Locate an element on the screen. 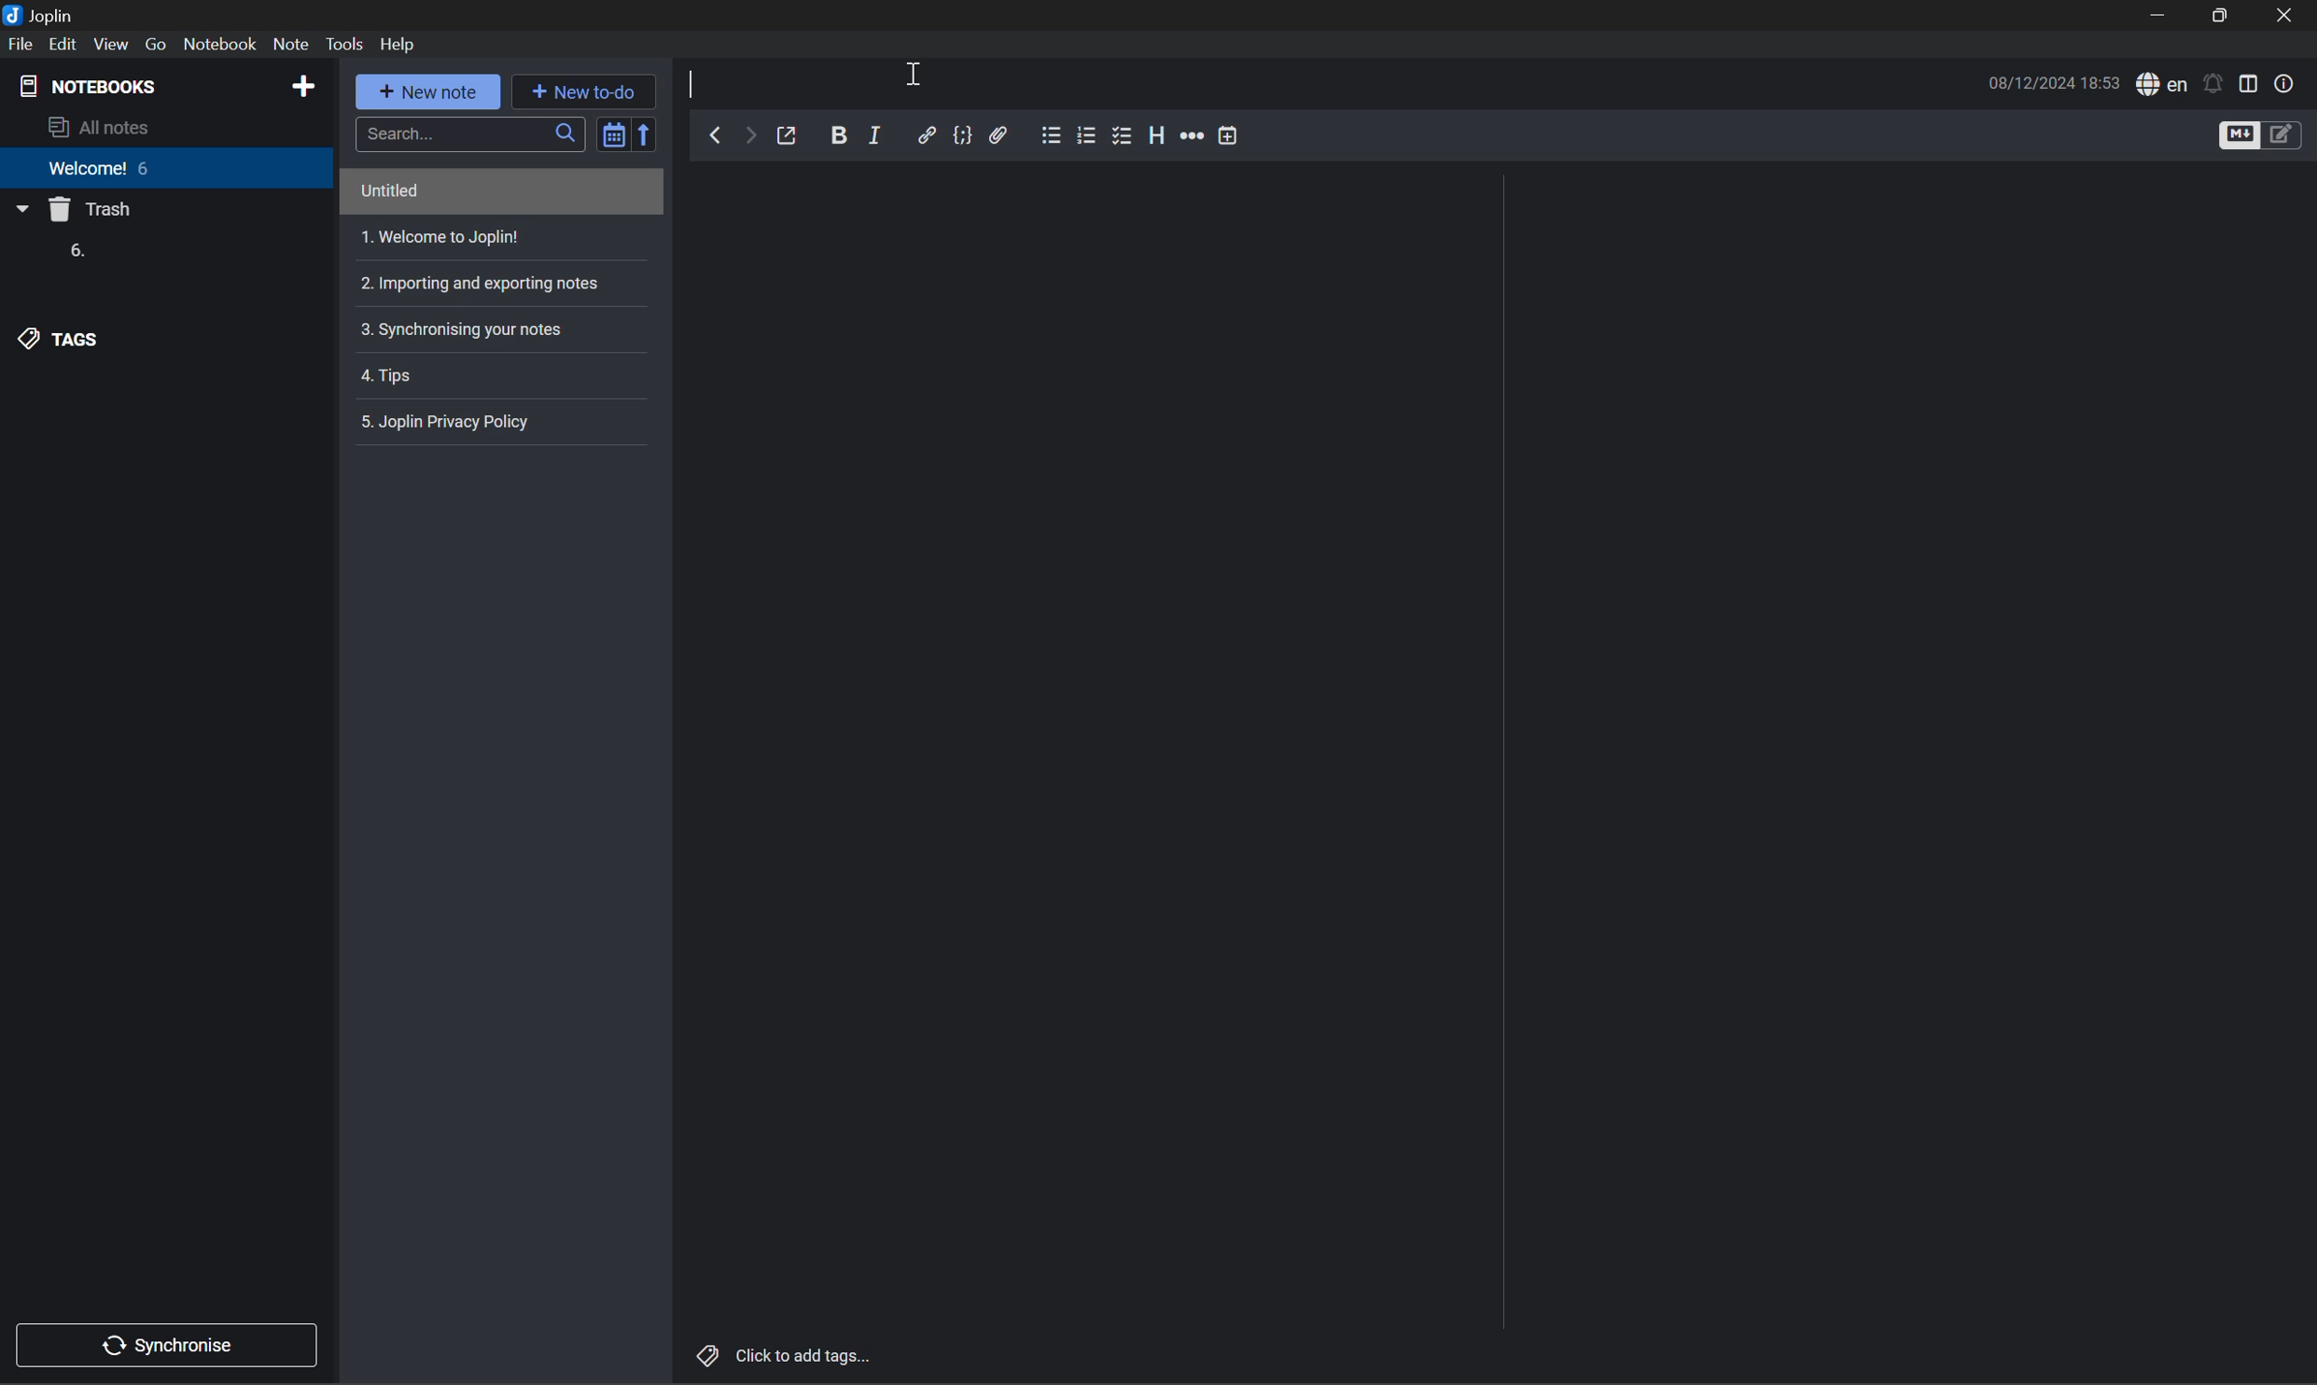  Go is located at coordinates (158, 44).